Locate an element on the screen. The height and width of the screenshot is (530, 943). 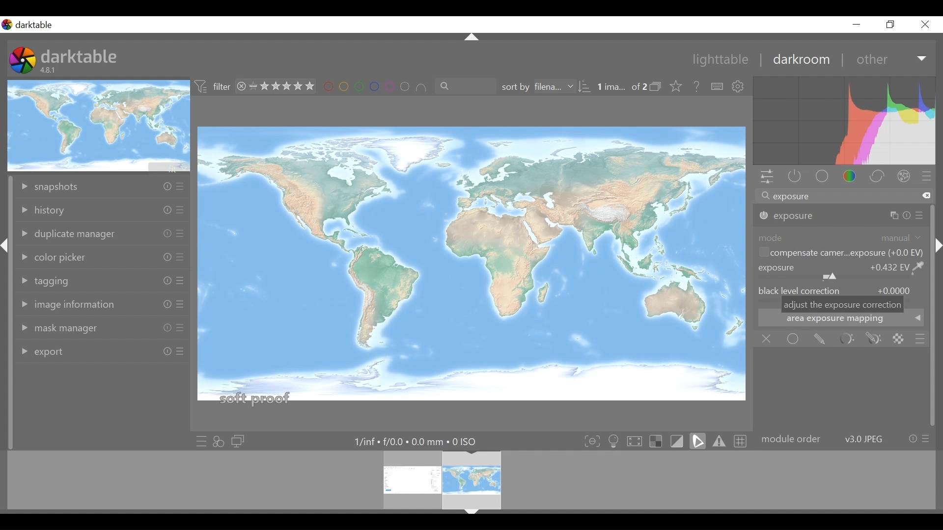
 is located at coordinates (179, 328).